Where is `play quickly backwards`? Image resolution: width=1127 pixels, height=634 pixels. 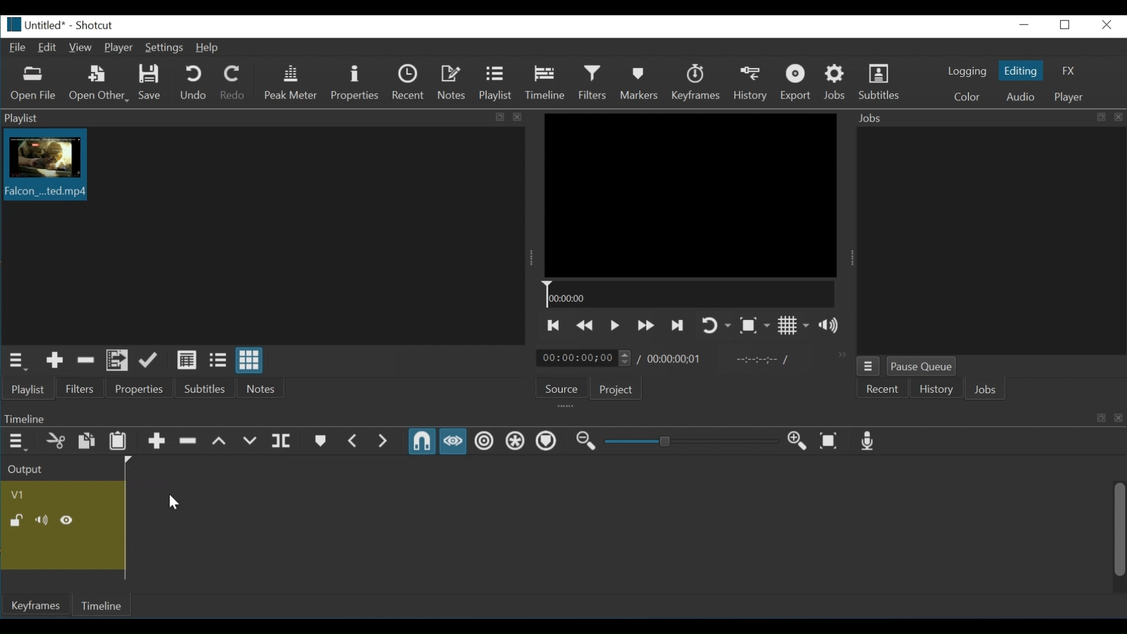 play quickly backwards is located at coordinates (583, 326).